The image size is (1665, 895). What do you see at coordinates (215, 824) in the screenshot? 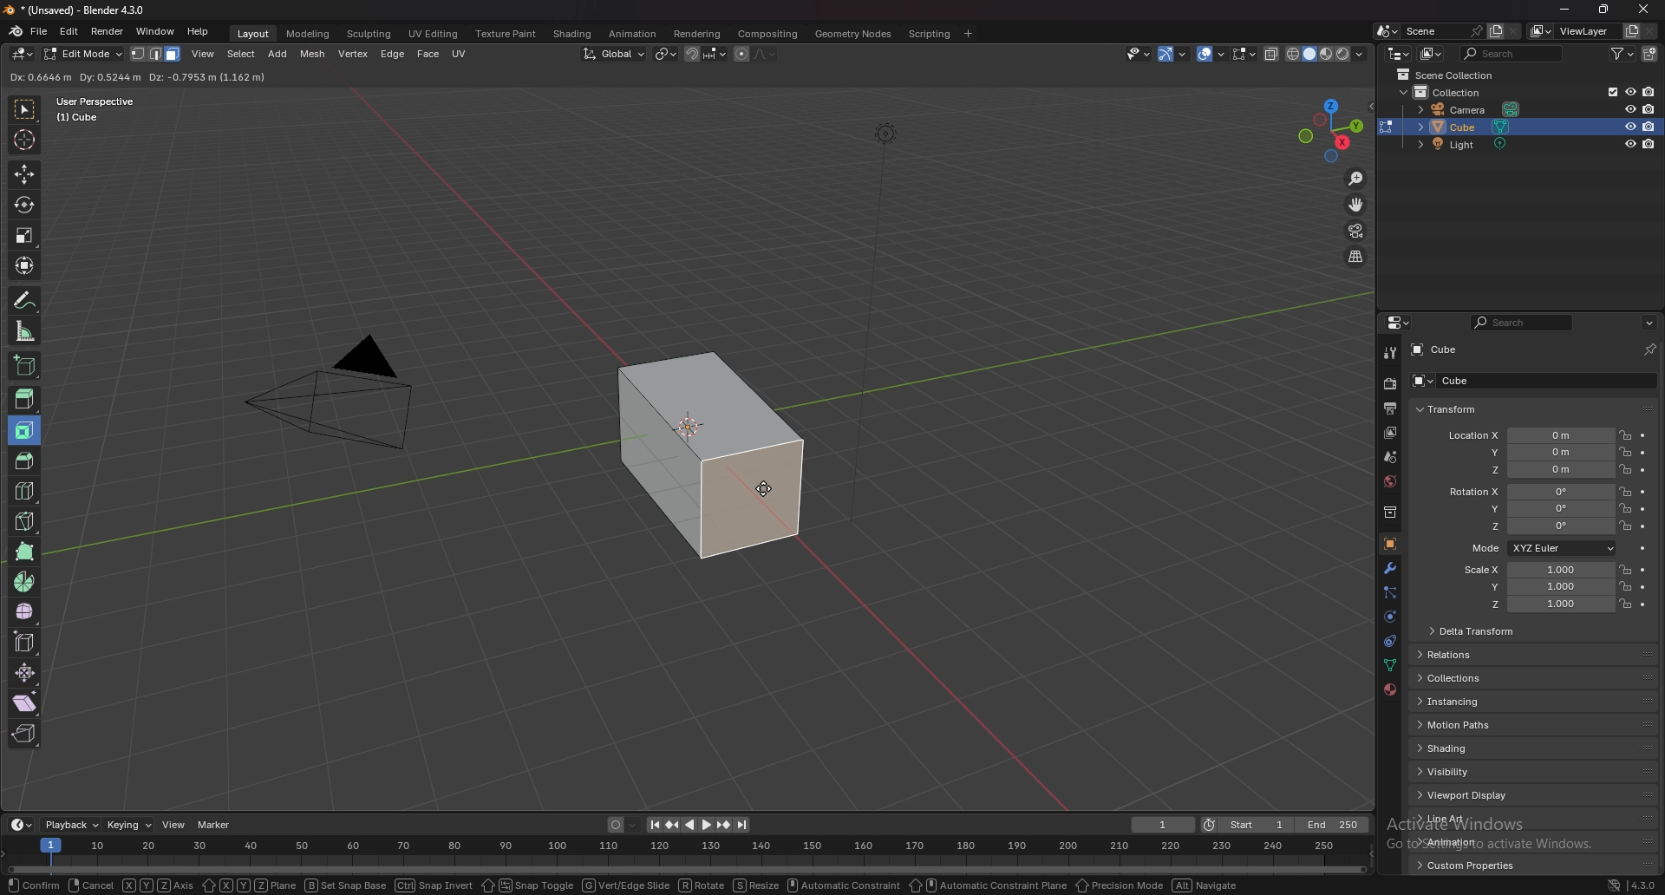
I see `marker` at bounding box center [215, 824].